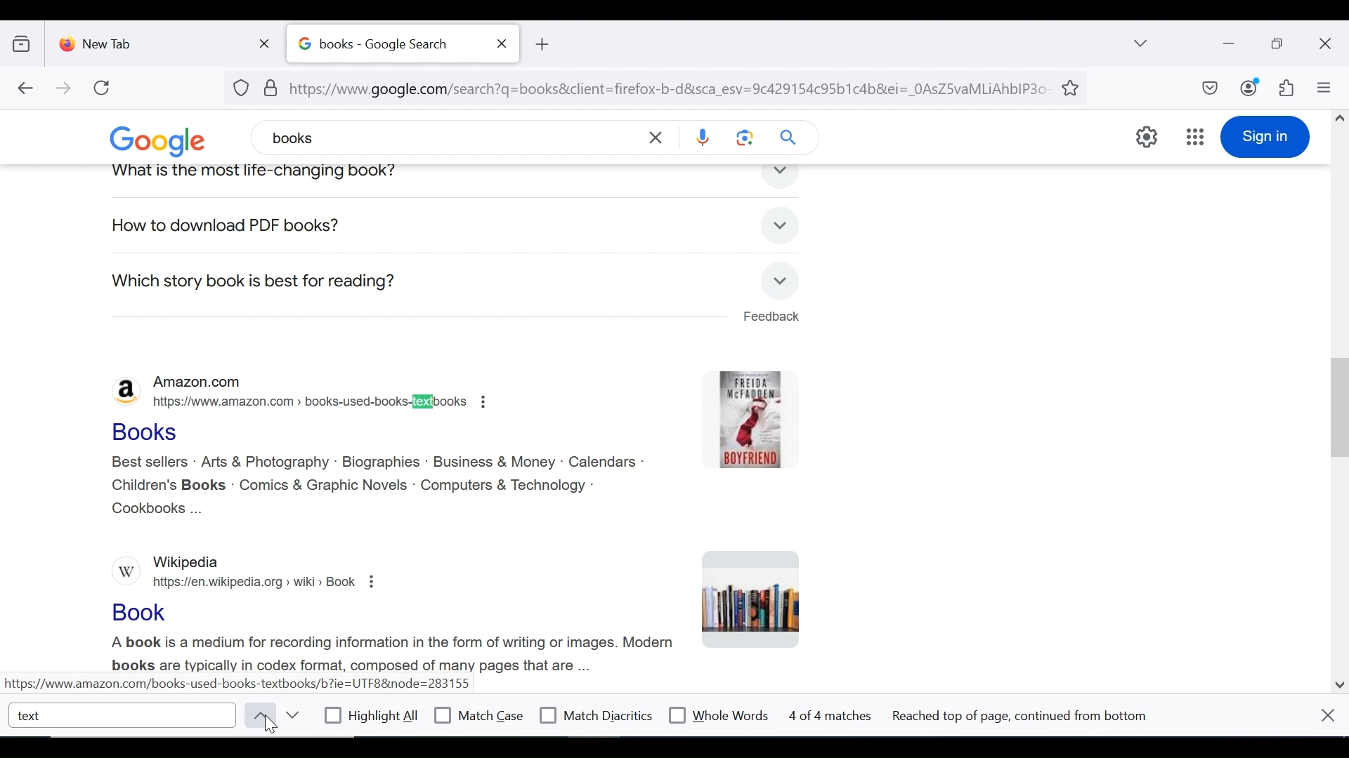  Describe the element at coordinates (642, 86) in the screenshot. I see `url` at that location.